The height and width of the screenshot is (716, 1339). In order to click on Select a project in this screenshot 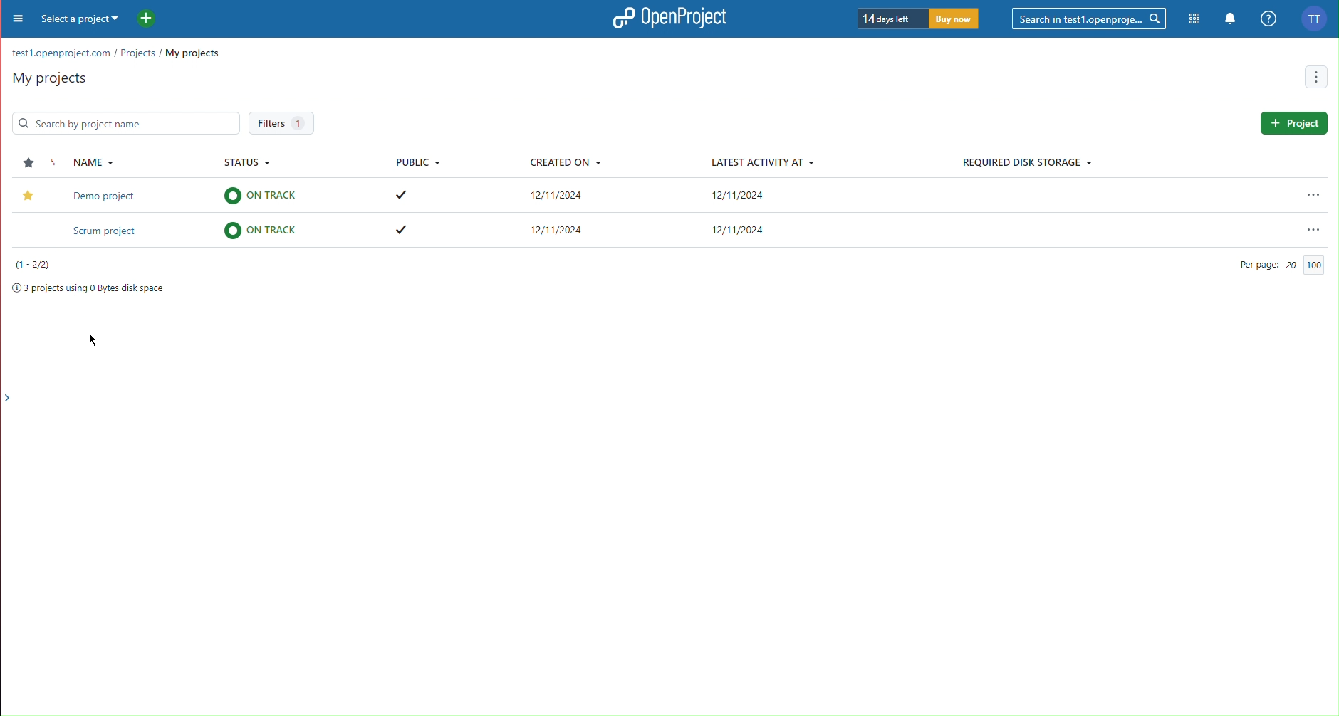, I will do `click(82, 21)`.